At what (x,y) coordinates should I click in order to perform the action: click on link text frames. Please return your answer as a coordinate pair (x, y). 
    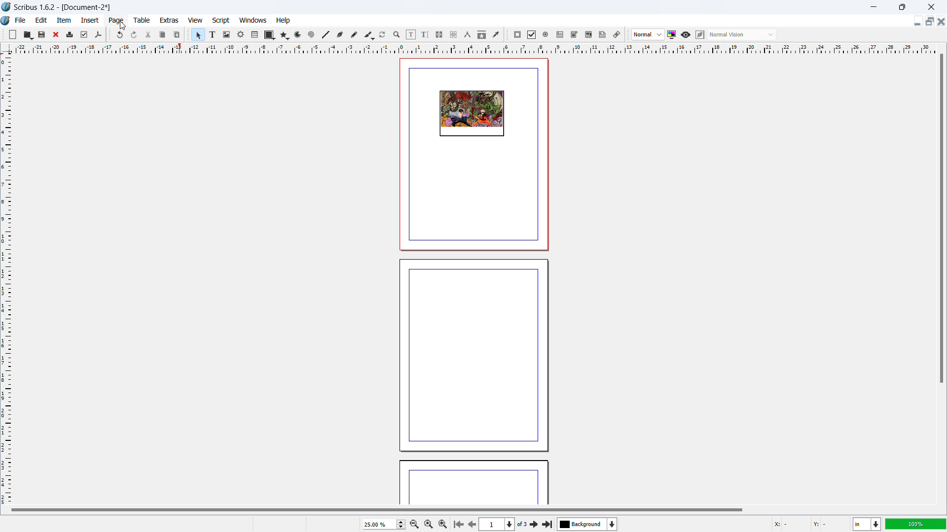
    Looking at the image, I should click on (439, 35).